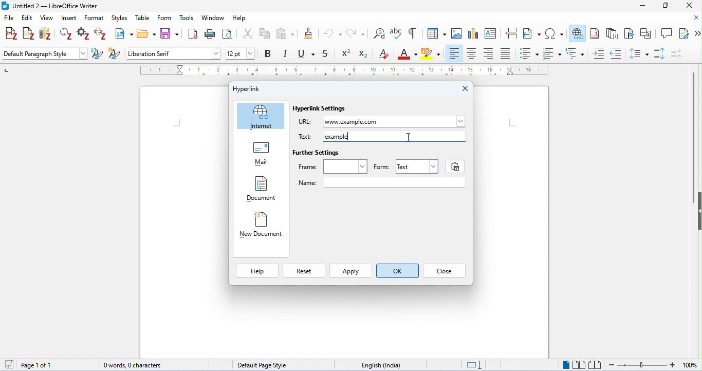 The height and width of the screenshot is (371, 702). Describe the element at coordinates (141, 17) in the screenshot. I see `table` at that location.